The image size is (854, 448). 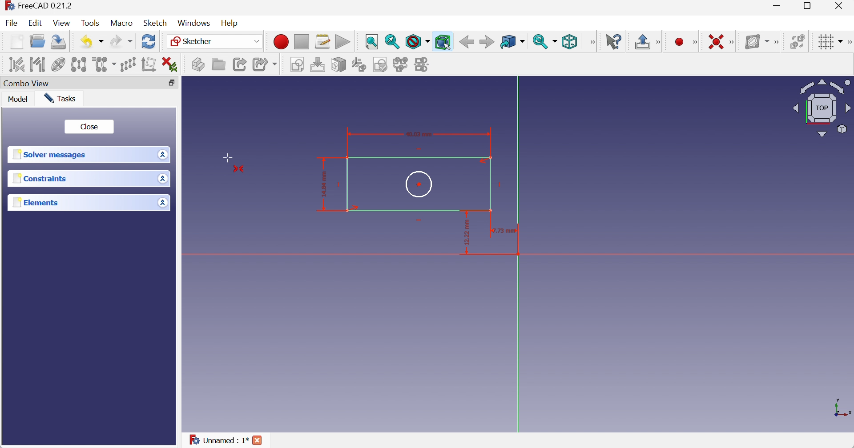 I want to click on Mirror sketch, so click(x=423, y=65).